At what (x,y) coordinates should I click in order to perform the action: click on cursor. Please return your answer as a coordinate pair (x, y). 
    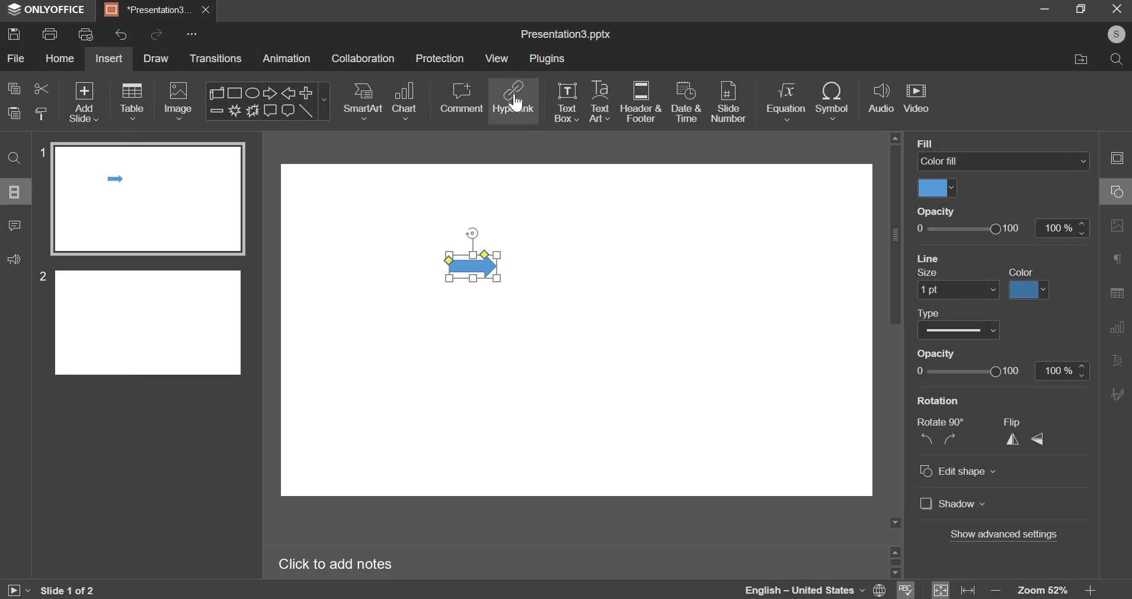
    Looking at the image, I should click on (517, 102).